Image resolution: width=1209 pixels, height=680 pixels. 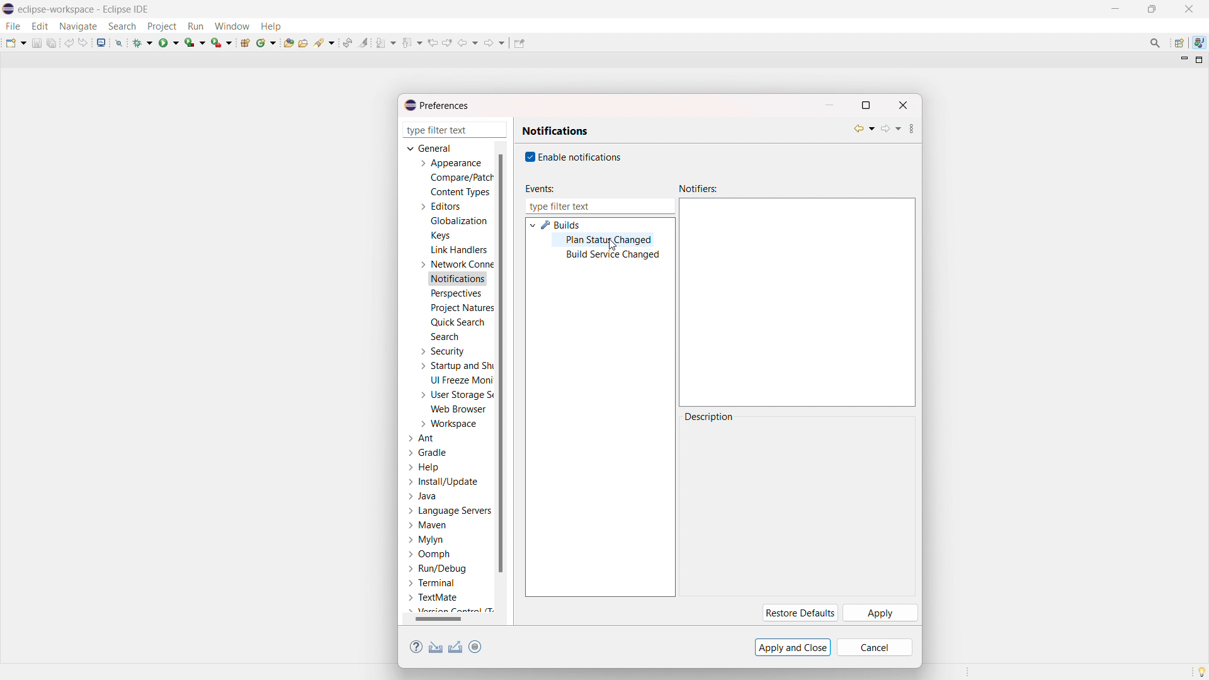 What do you see at coordinates (468, 43) in the screenshot?
I see `back` at bounding box center [468, 43].